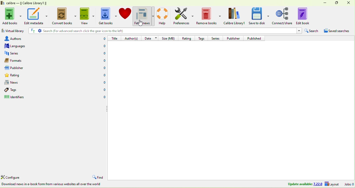 This screenshot has height=188, width=355. Describe the element at coordinates (181, 16) in the screenshot. I see `preference` at that location.